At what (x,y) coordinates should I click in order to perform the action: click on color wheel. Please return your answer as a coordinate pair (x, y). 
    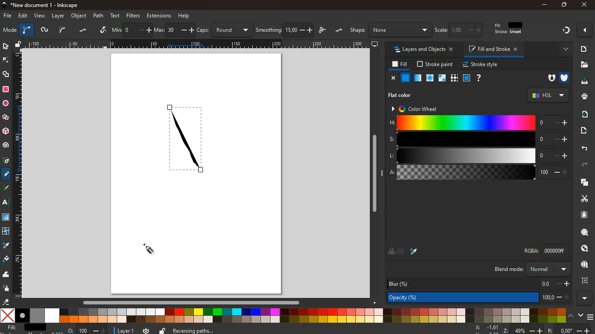
    Looking at the image, I should click on (421, 109).